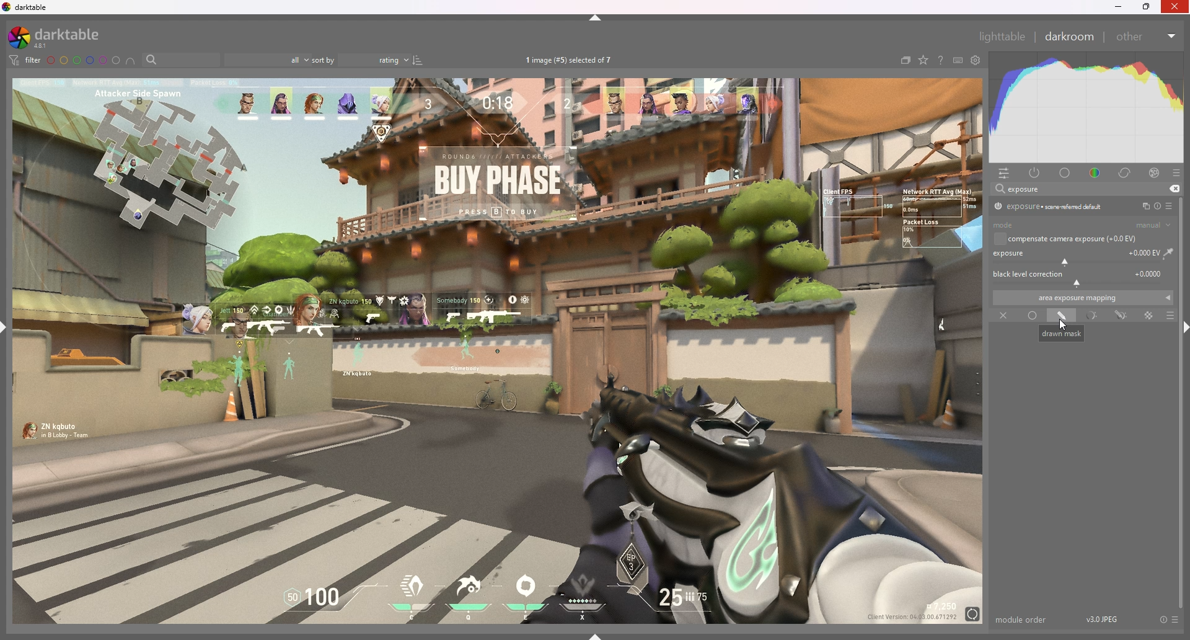  I want to click on change type of overlays, so click(924, 60).